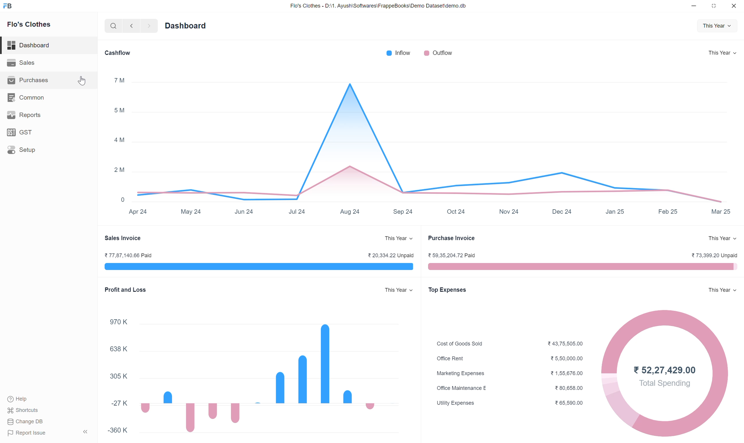  What do you see at coordinates (109, 321) in the screenshot?
I see `970K` at bounding box center [109, 321].